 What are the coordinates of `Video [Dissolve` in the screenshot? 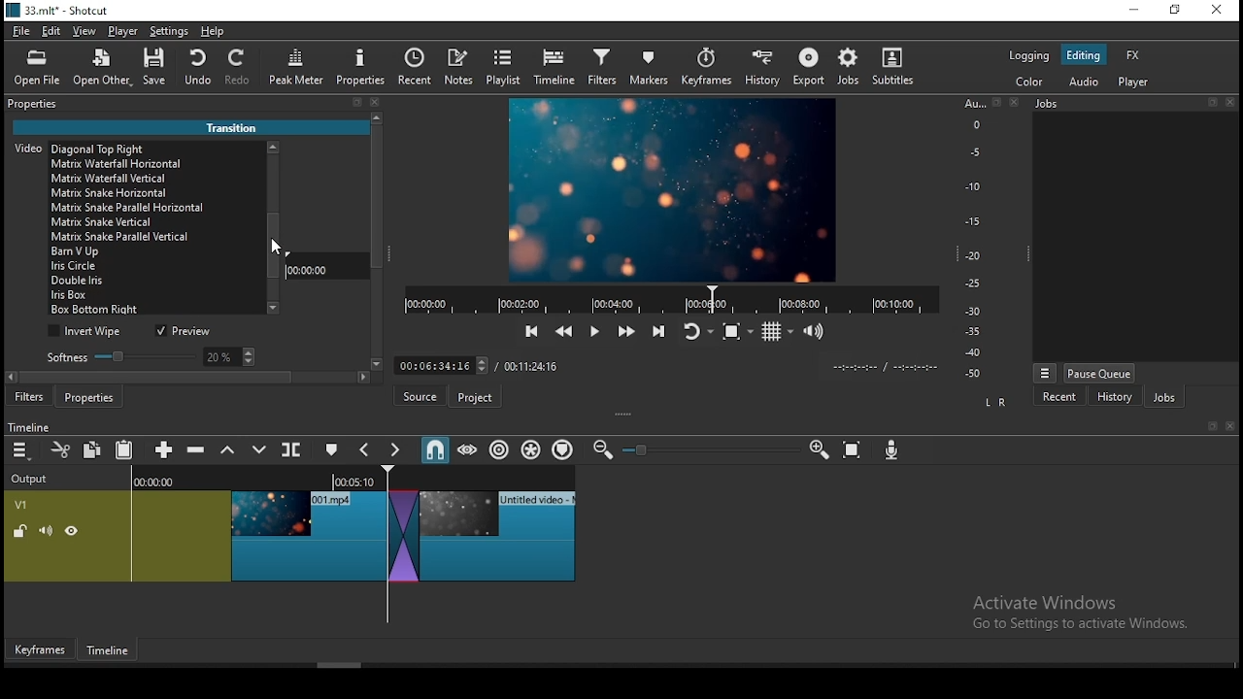 It's located at (84, 147).